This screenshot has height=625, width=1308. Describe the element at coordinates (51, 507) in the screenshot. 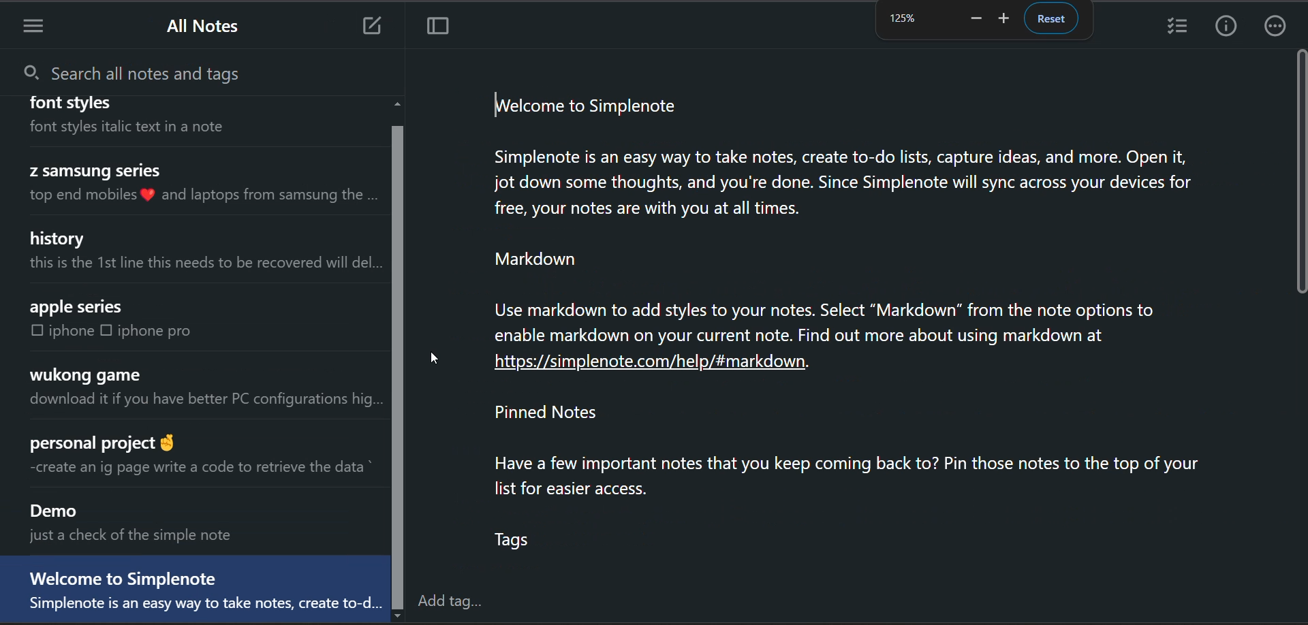

I see `Demo` at that location.